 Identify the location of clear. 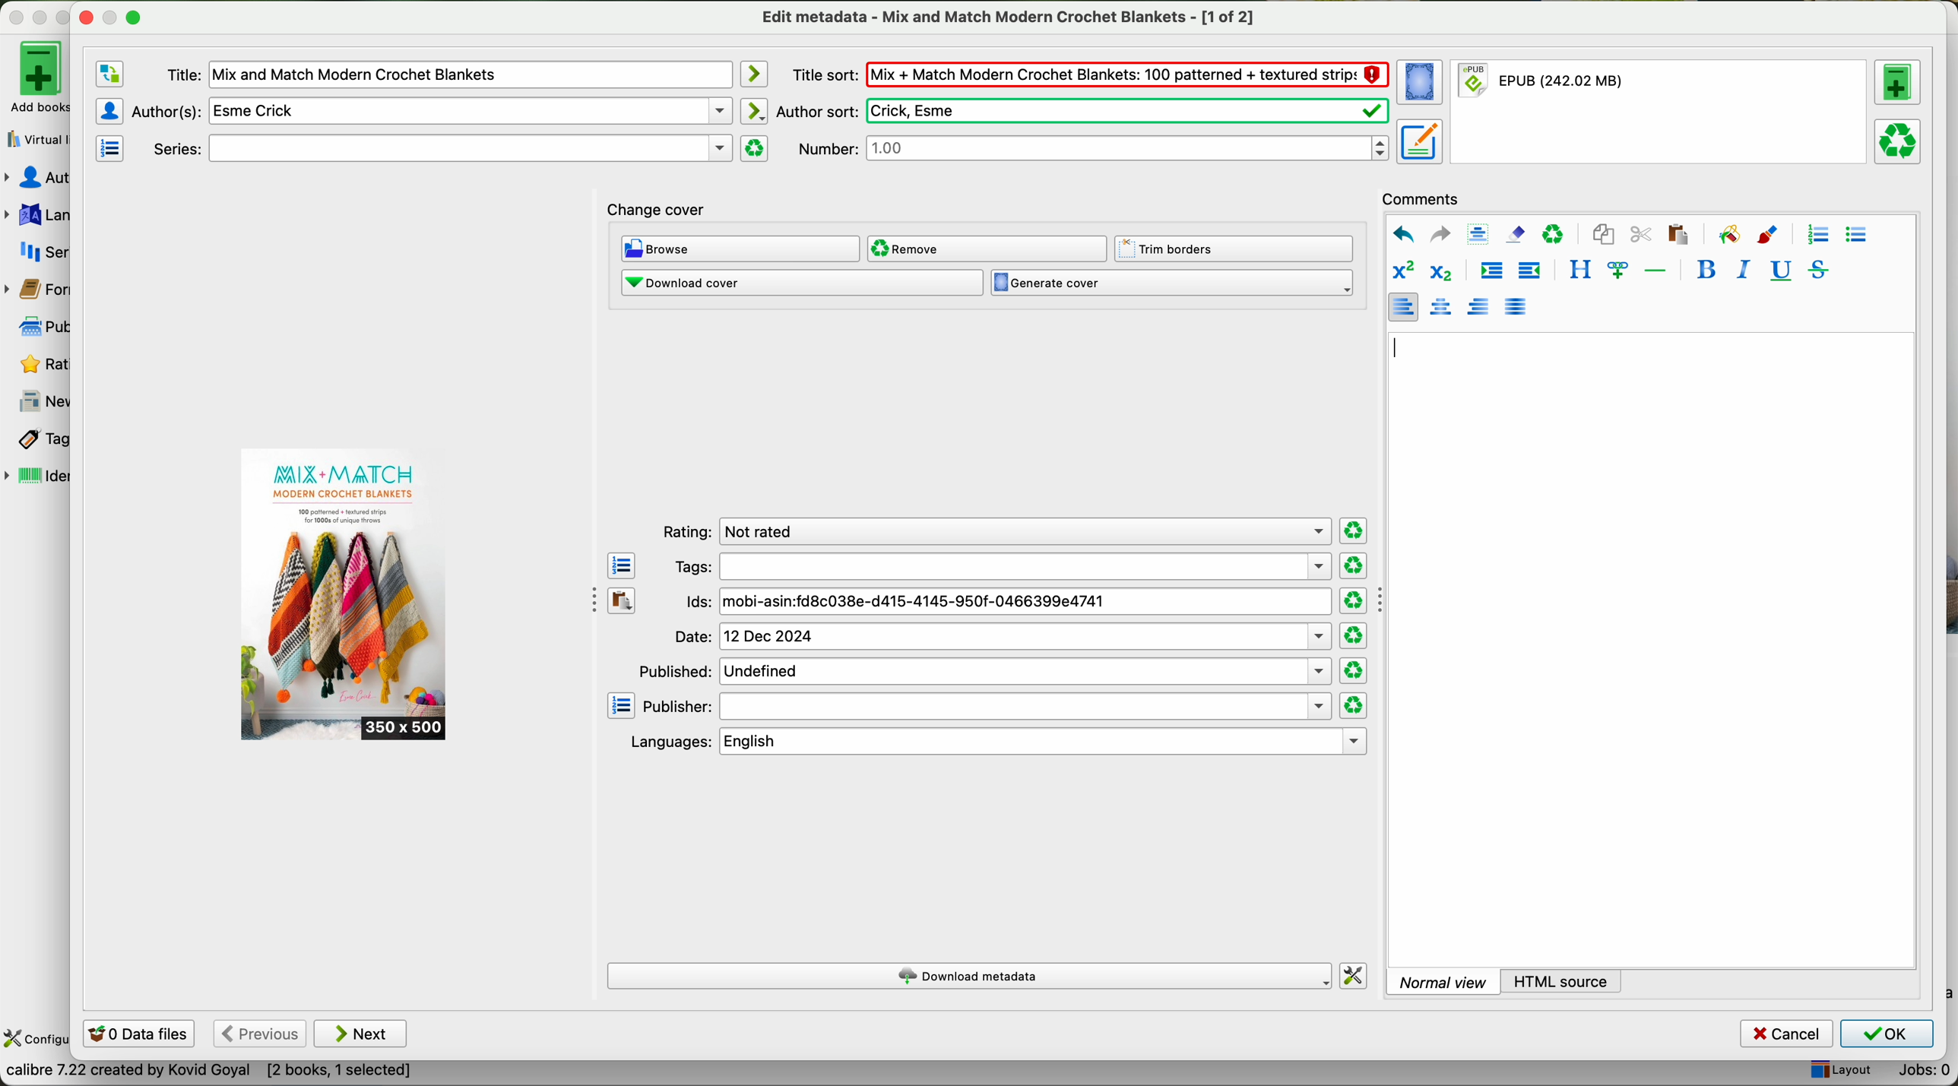
(1554, 235).